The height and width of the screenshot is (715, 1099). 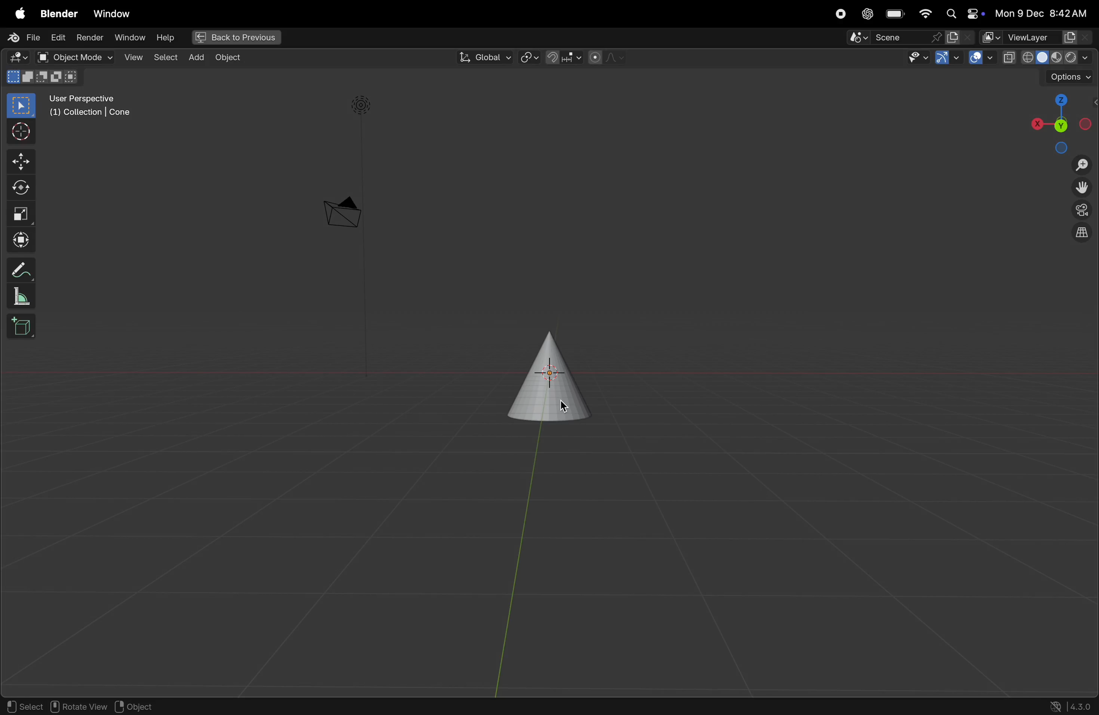 What do you see at coordinates (982, 57) in the screenshot?
I see `show overlays` at bounding box center [982, 57].